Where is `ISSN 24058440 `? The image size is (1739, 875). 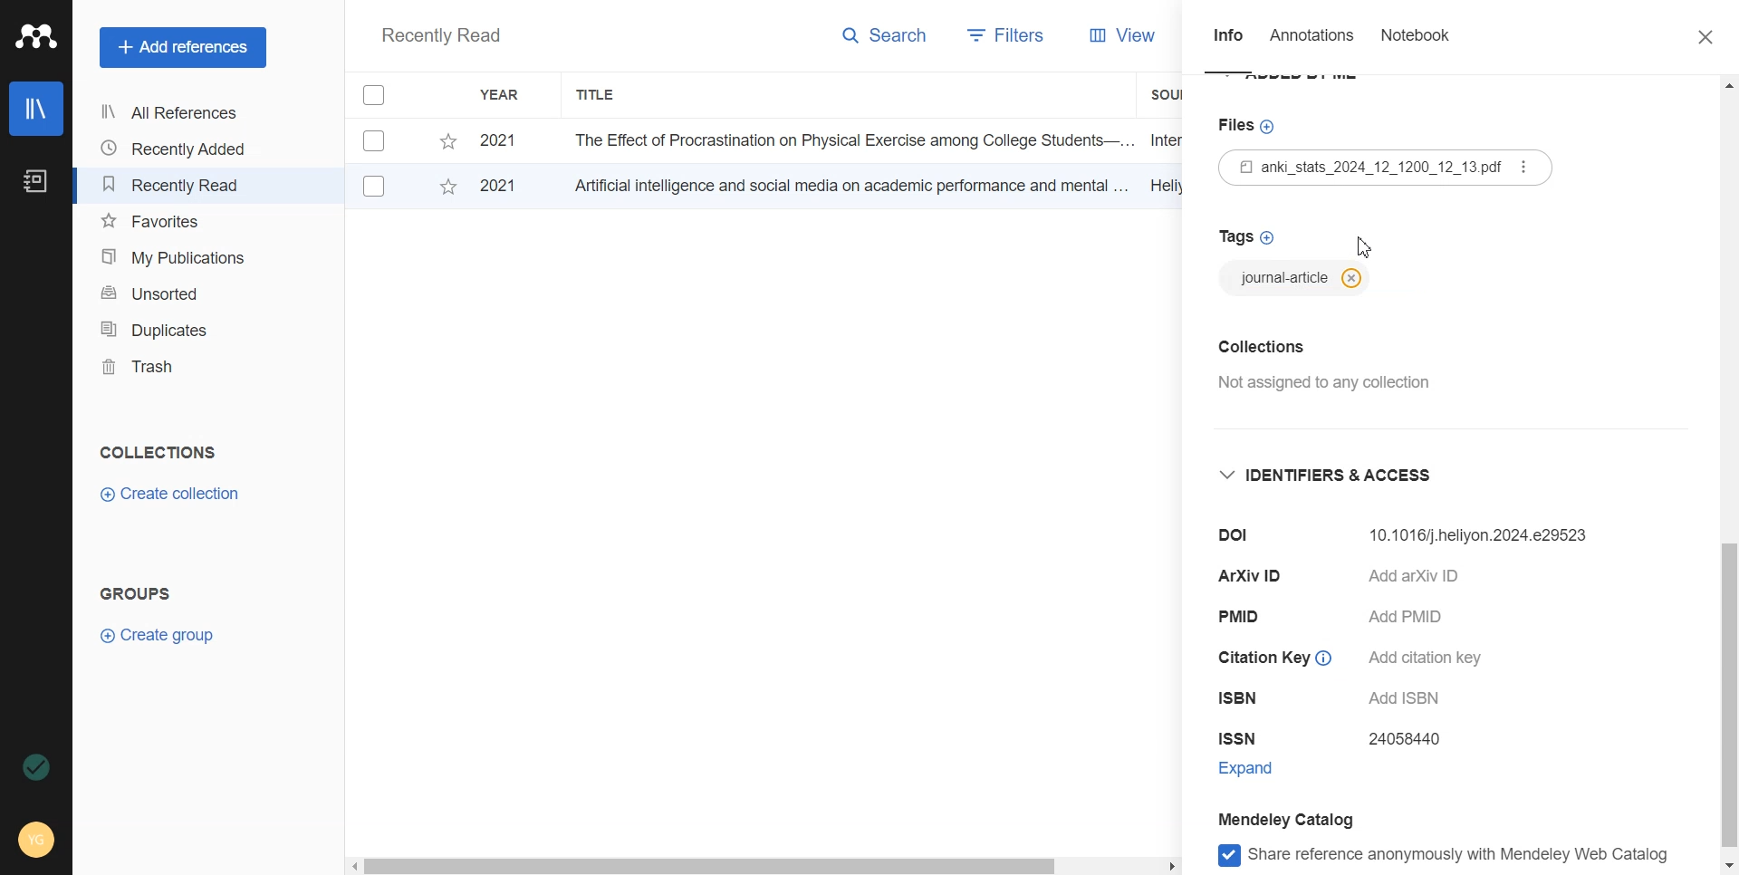 ISSN 24058440  is located at coordinates (1339, 740).